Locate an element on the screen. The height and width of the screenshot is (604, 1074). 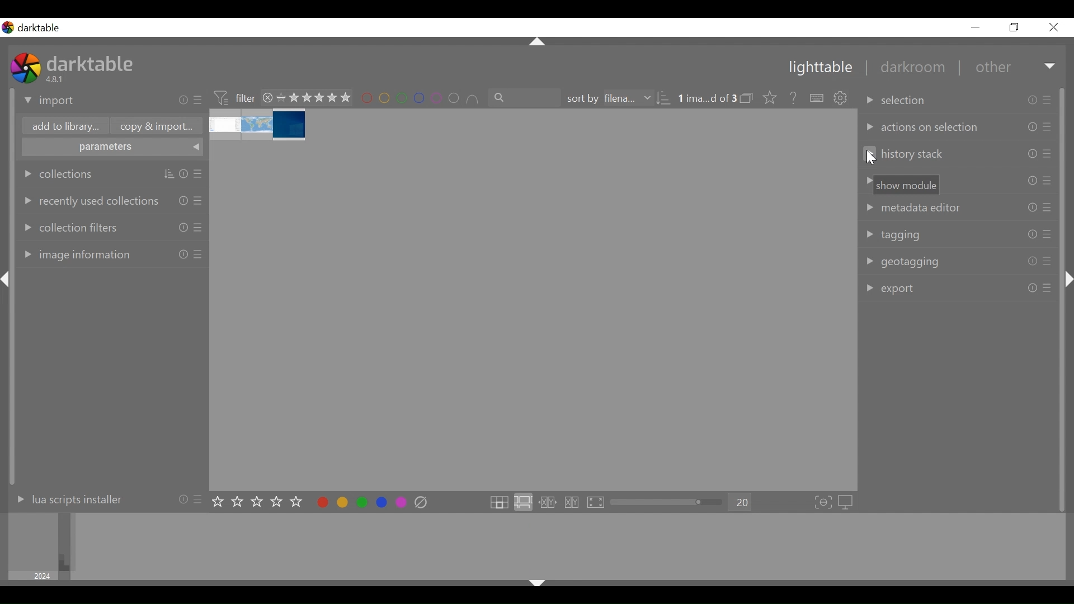
filter by color label is located at coordinates (421, 99).